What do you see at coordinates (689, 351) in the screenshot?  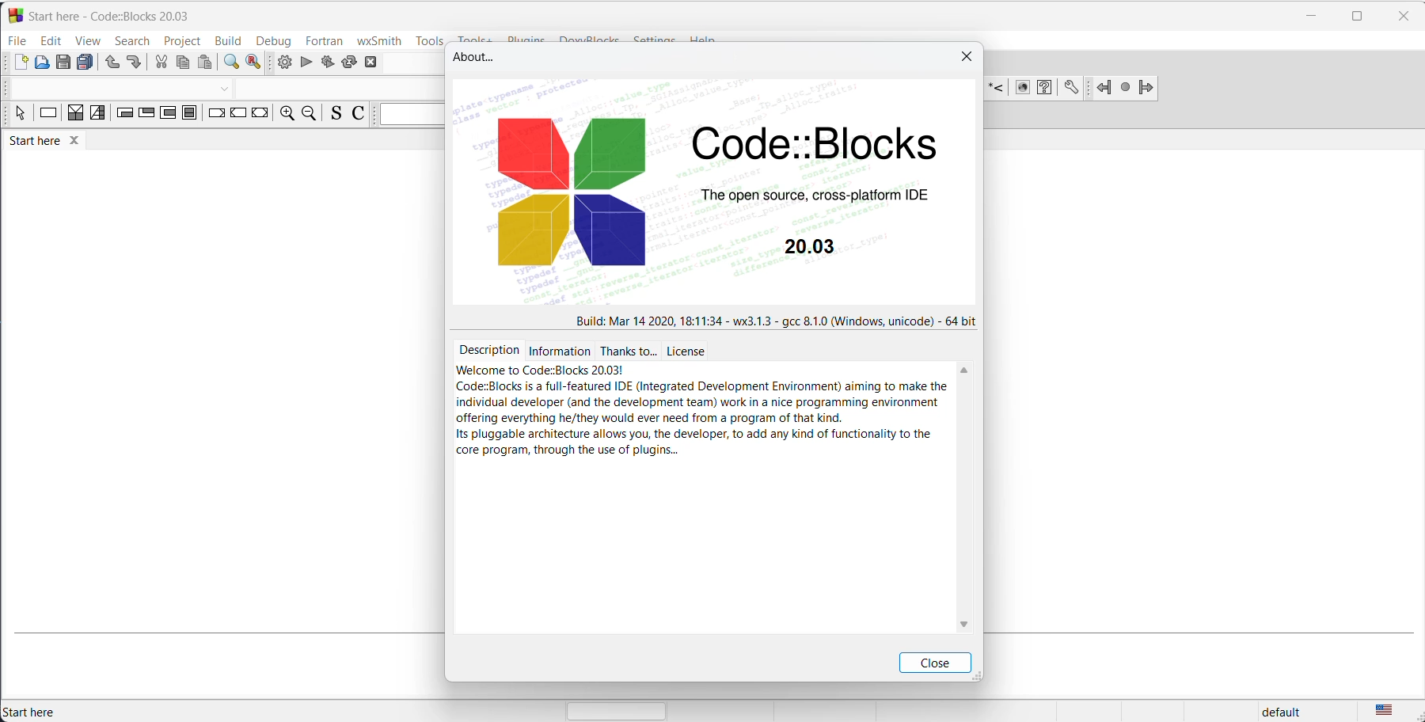 I see `License` at bounding box center [689, 351].